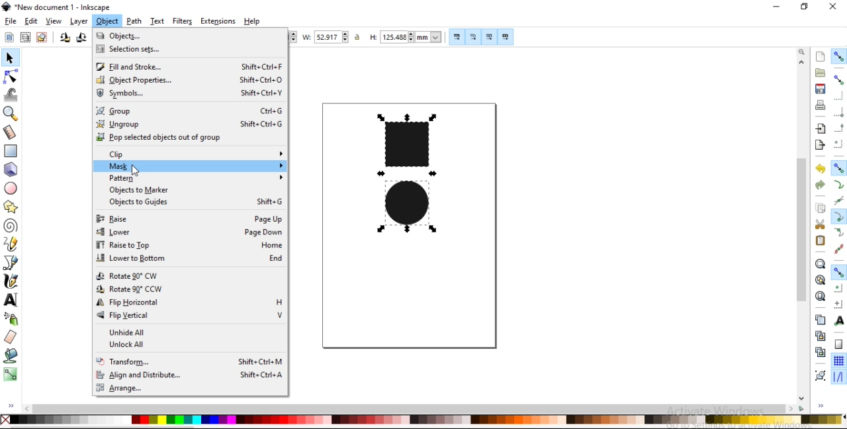 Image resolution: width=847 pixels, height=429 pixels. I want to click on snap to grids, so click(838, 360).